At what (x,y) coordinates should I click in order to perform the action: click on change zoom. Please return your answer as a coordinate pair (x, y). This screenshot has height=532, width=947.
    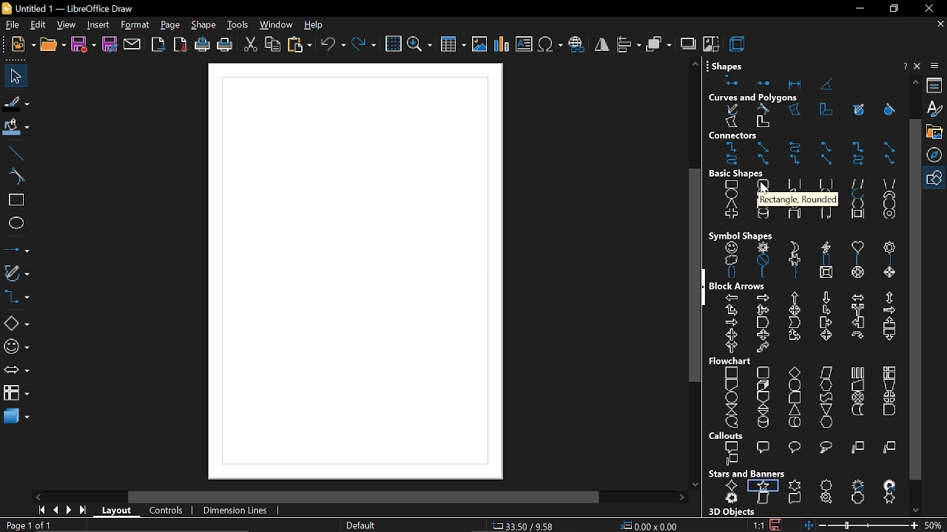
    Looking at the image, I should click on (860, 525).